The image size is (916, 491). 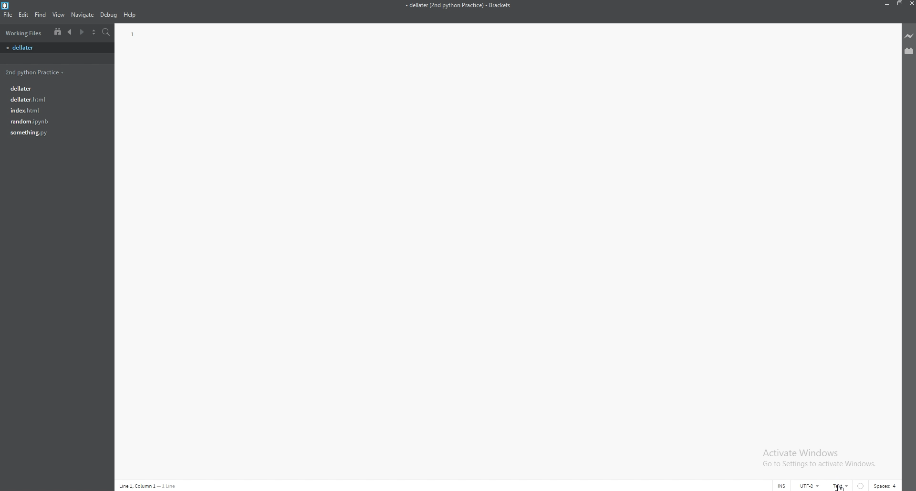 I want to click on file, so click(x=55, y=48).